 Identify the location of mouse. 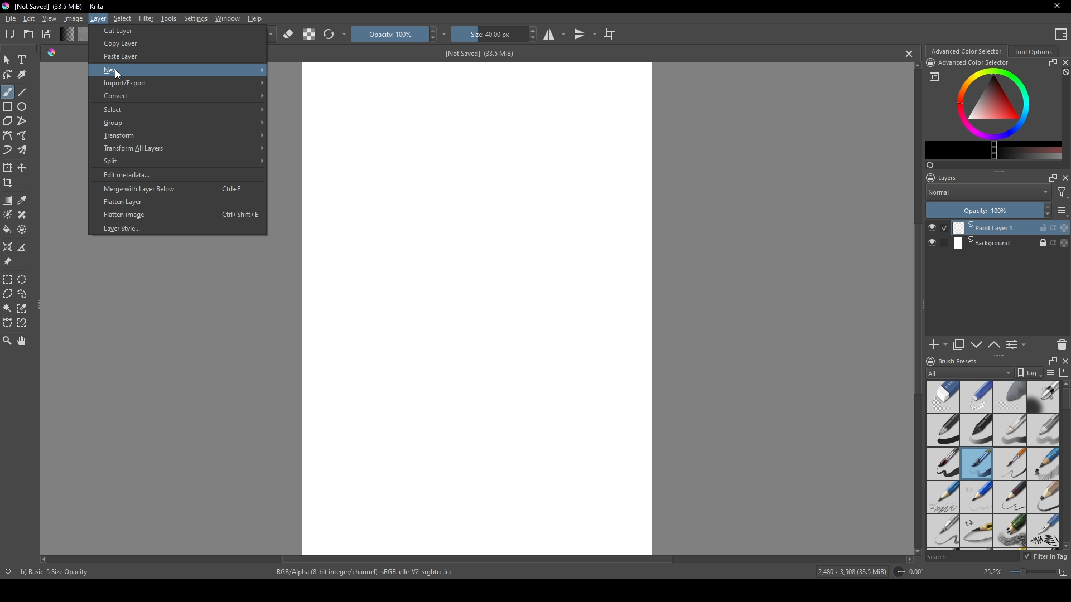
(7, 60).